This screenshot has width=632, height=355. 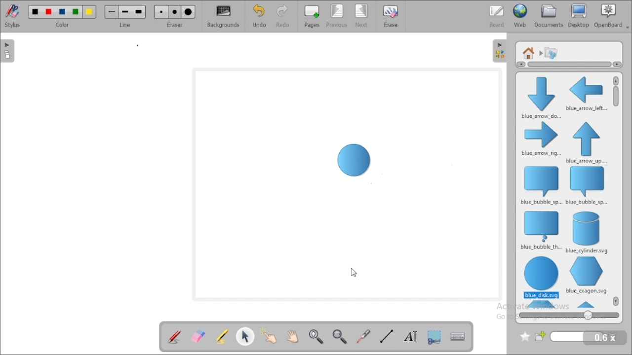 I want to click on shapes, so click(x=551, y=52).